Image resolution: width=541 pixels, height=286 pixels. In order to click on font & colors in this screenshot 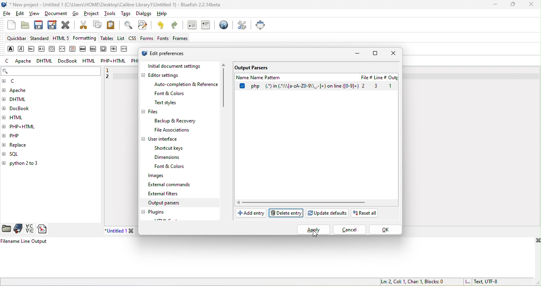, I will do `click(174, 167)`.